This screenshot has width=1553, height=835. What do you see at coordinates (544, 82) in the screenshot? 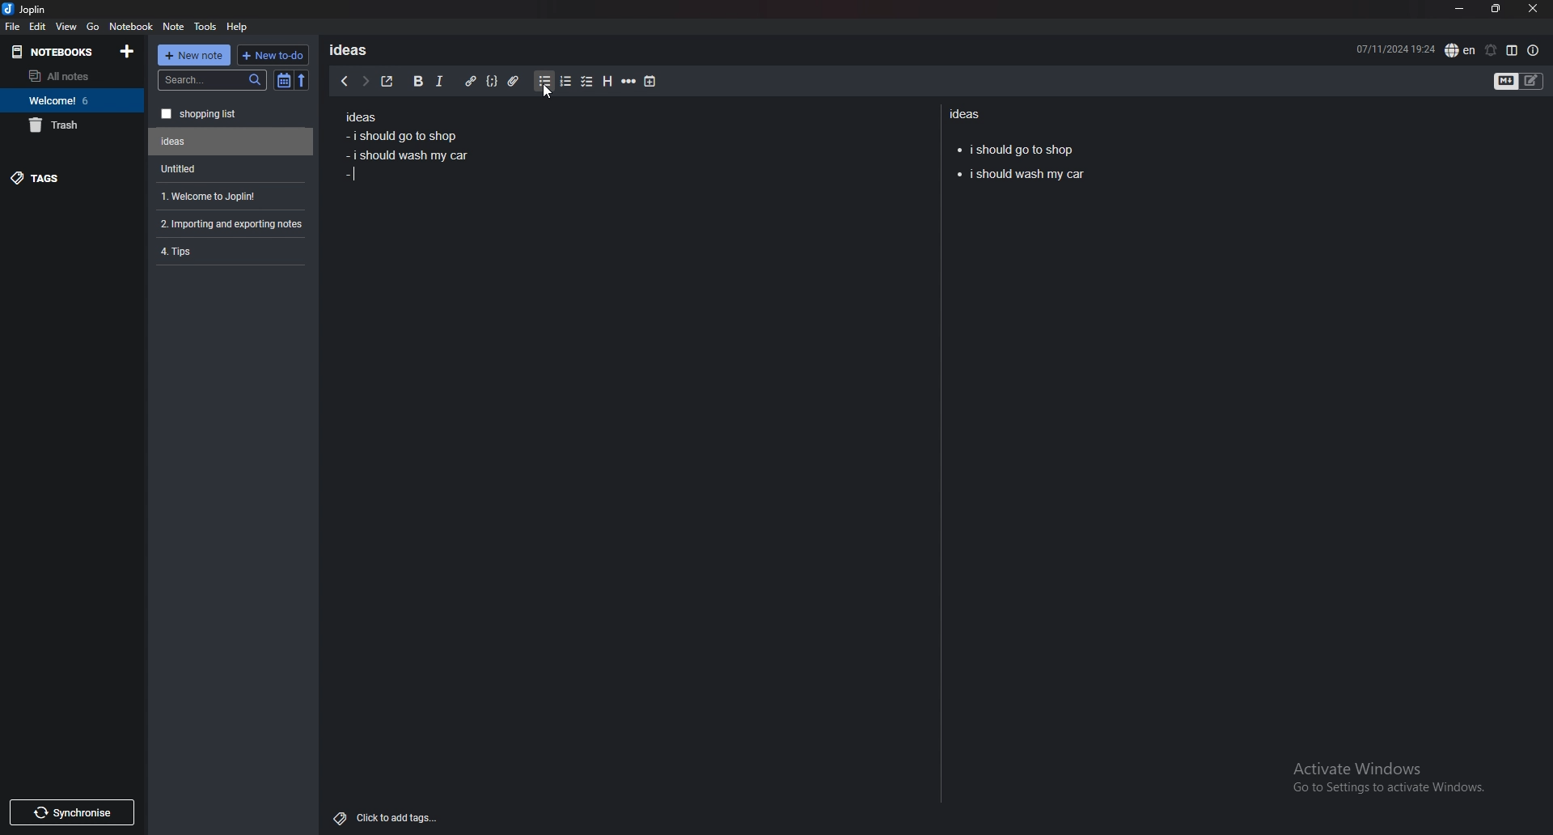
I see `bullet list` at bounding box center [544, 82].